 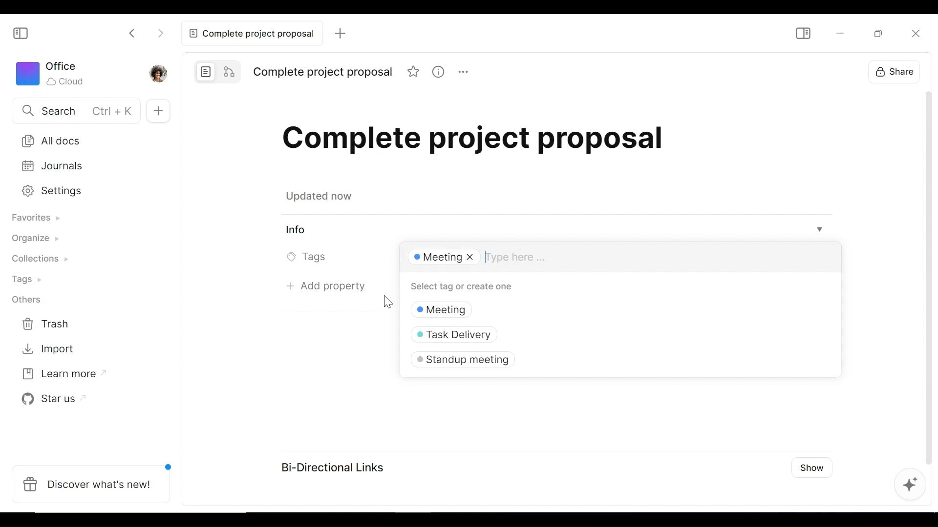 What do you see at coordinates (840, 32) in the screenshot?
I see `minimize` at bounding box center [840, 32].